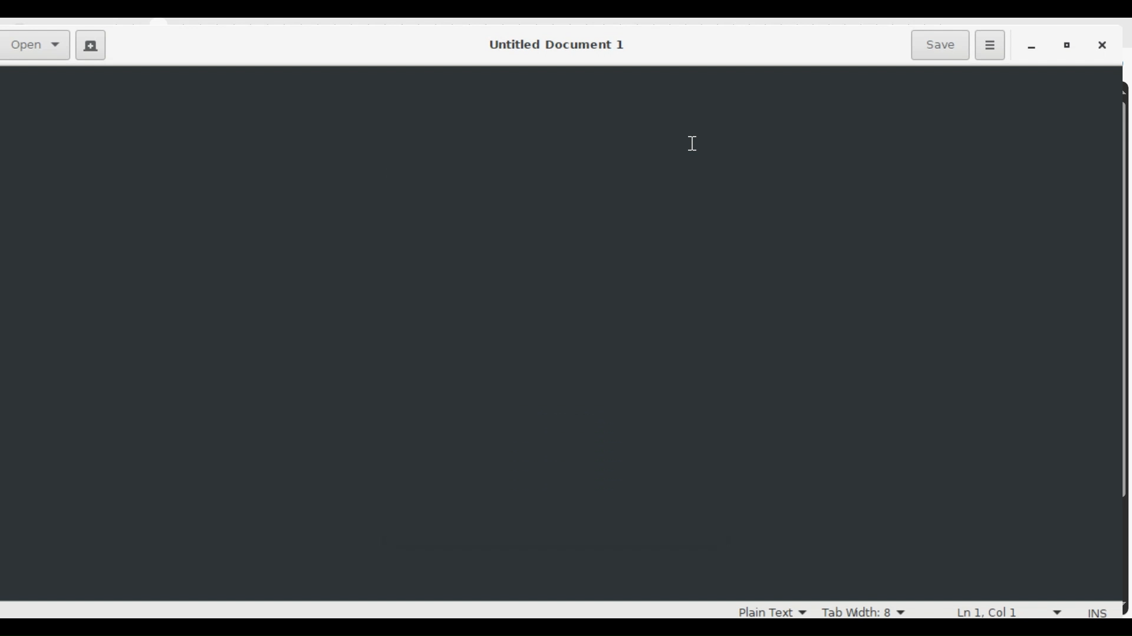  Describe the element at coordinates (90, 47) in the screenshot. I see `Create a new Document` at that location.